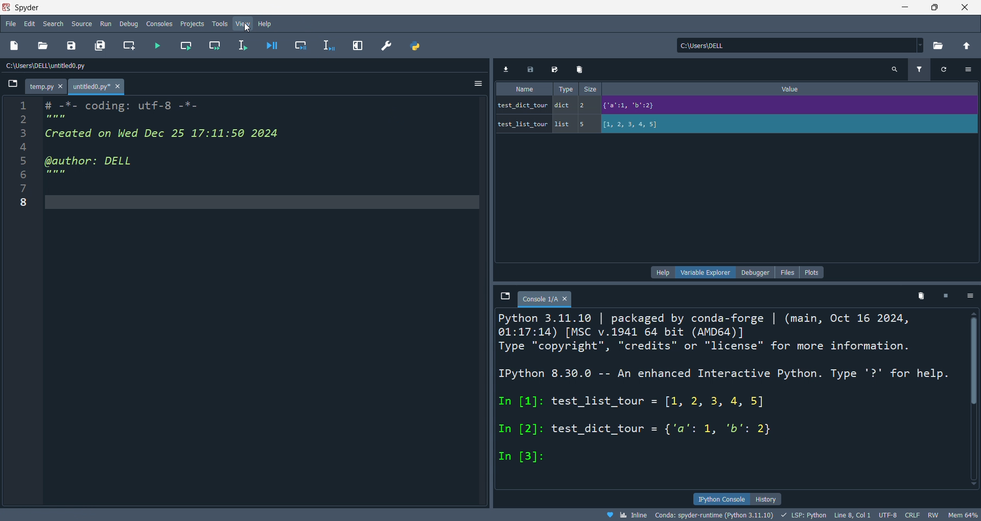  What do you see at coordinates (715, 515) in the screenshot?
I see `interpreter` at bounding box center [715, 515].